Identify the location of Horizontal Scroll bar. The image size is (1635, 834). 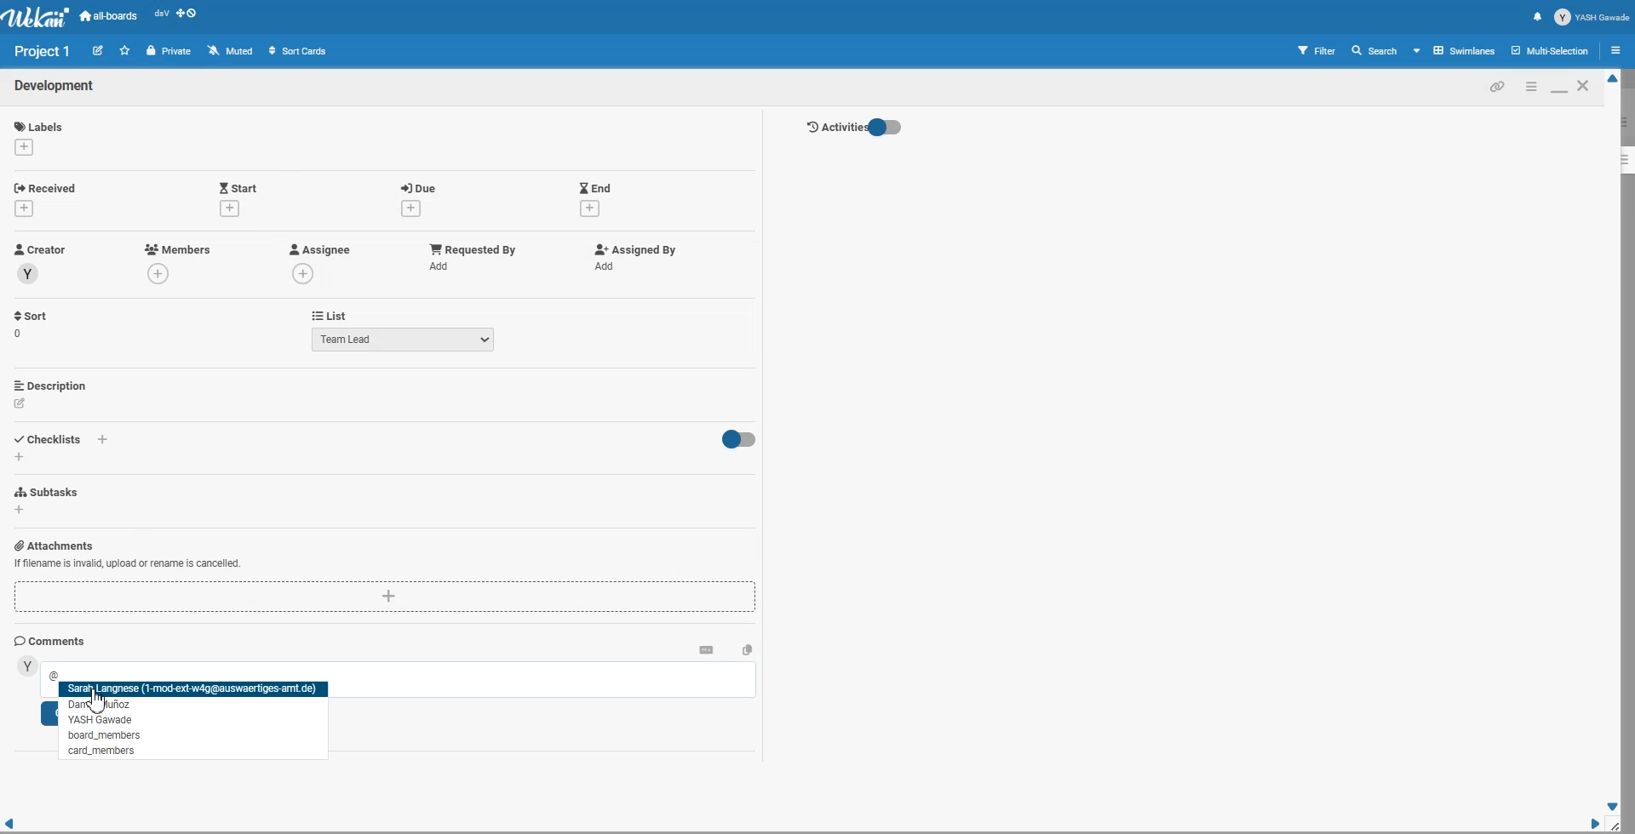
(800, 825).